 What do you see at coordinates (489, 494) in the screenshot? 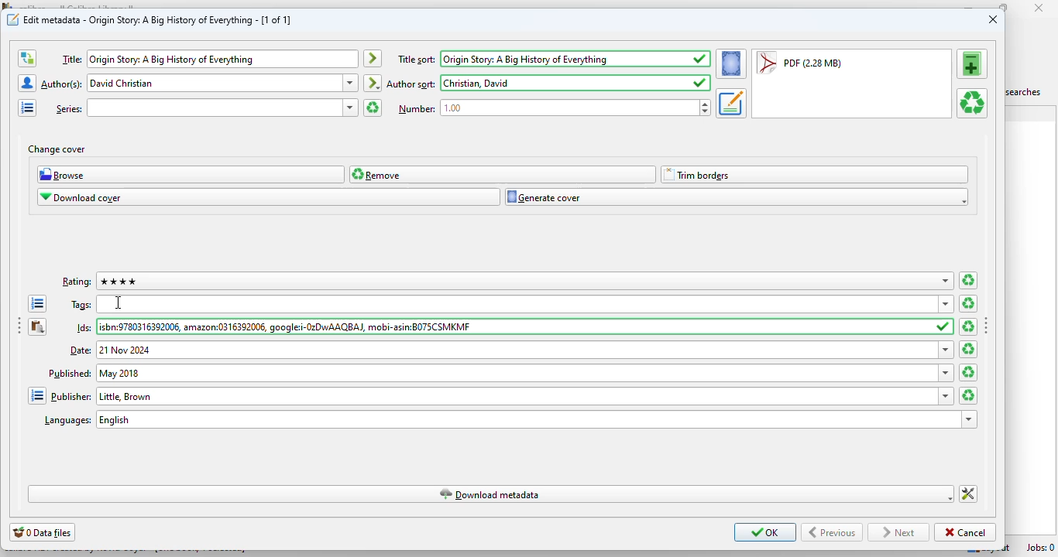
I see `download metadata` at bounding box center [489, 494].